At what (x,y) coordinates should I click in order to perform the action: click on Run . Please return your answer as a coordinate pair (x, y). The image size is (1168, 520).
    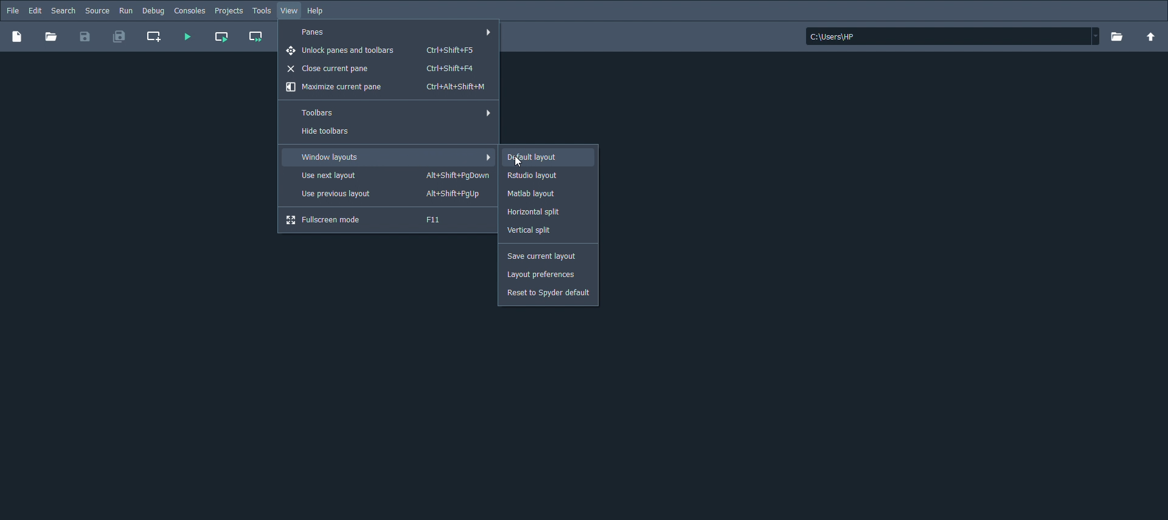
    Looking at the image, I should click on (125, 10).